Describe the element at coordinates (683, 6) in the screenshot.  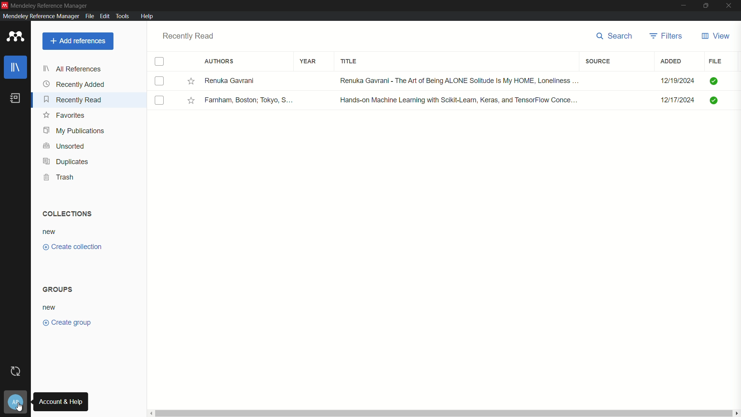
I see `minimize` at that location.